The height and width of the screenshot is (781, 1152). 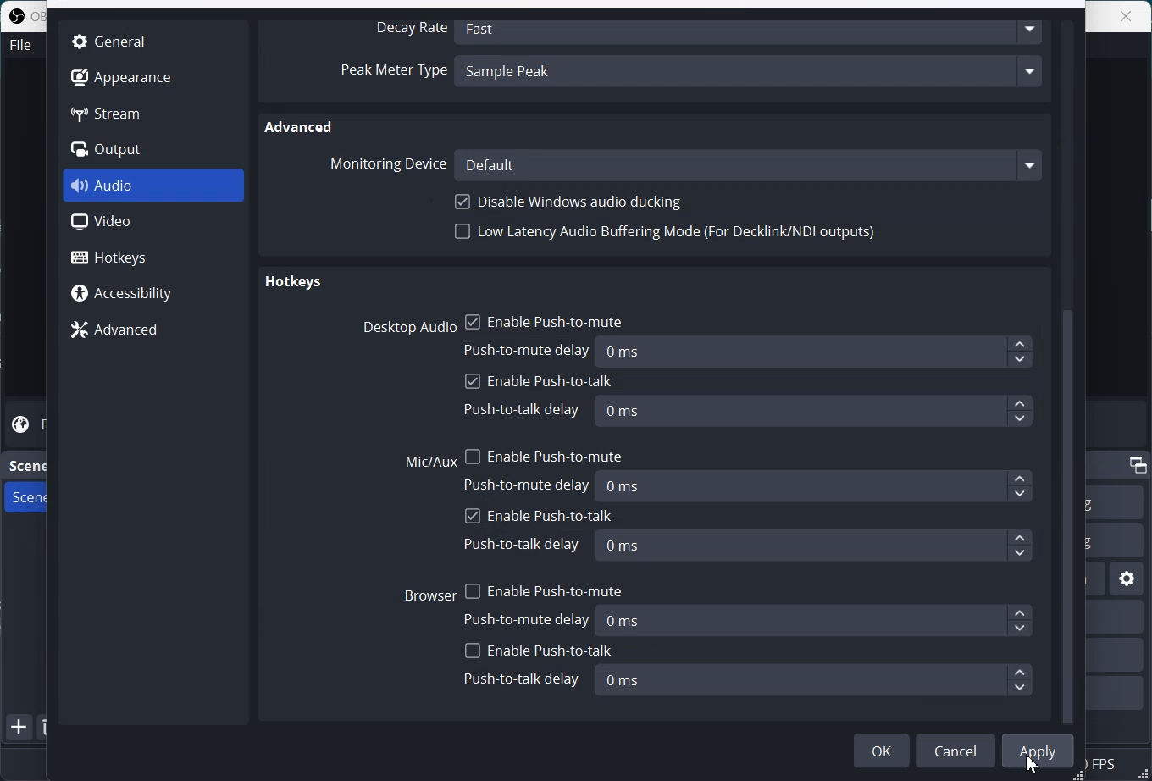 What do you see at coordinates (817, 485) in the screenshot?
I see `0 ms` at bounding box center [817, 485].